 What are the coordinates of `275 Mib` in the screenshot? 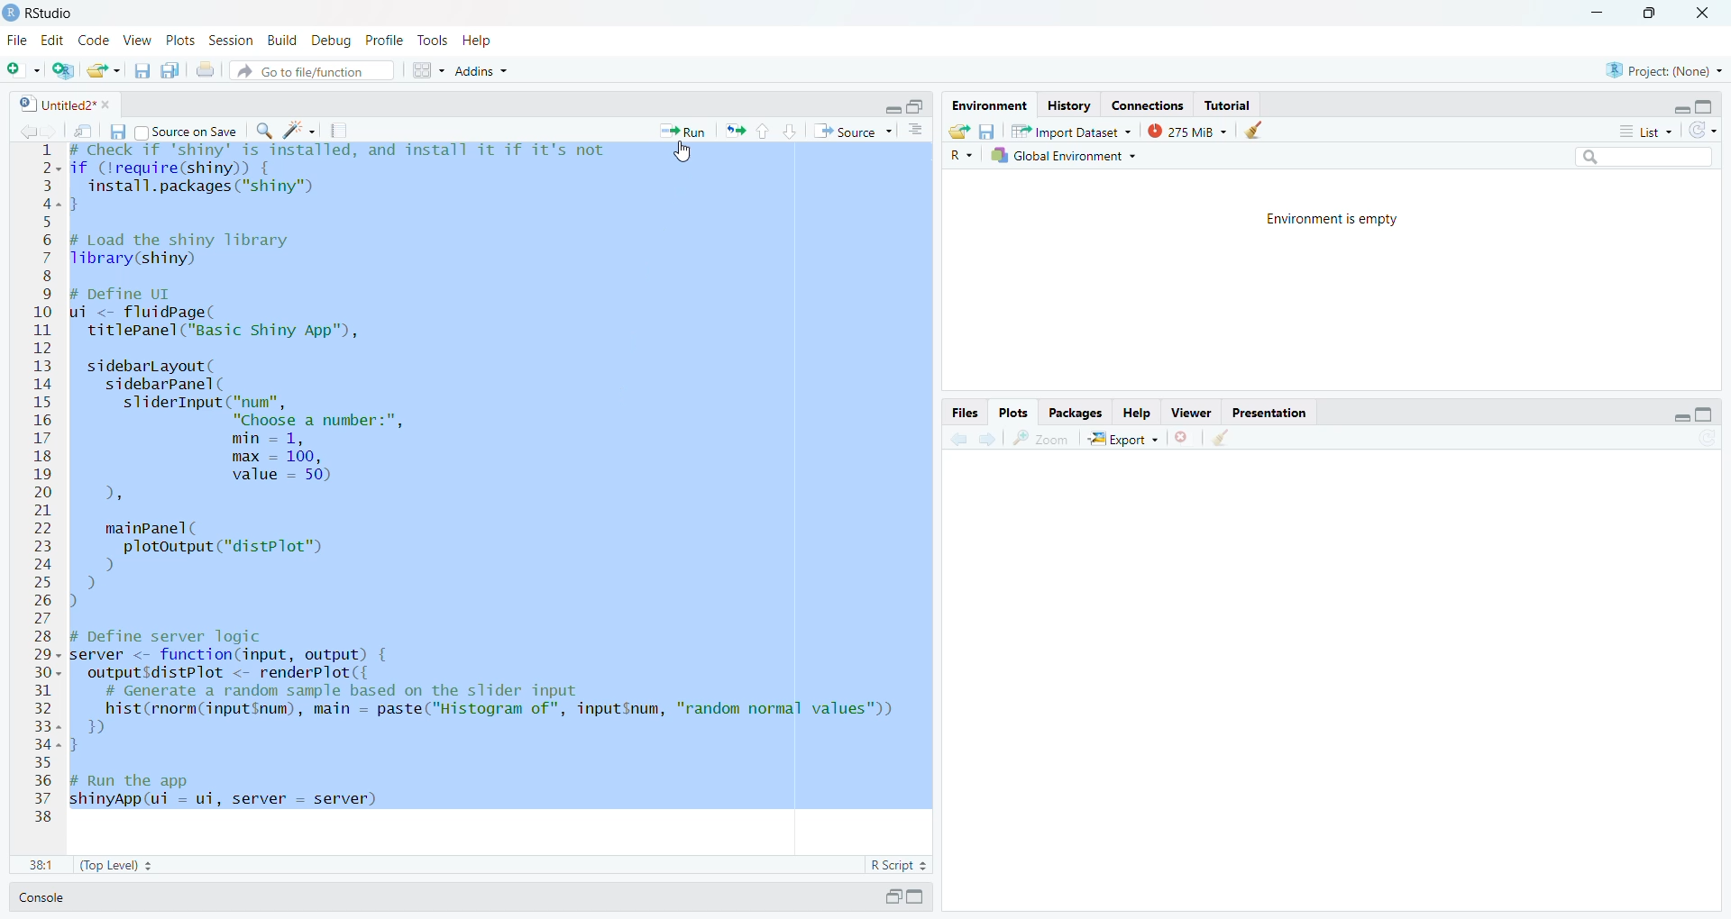 It's located at (1188, 129).